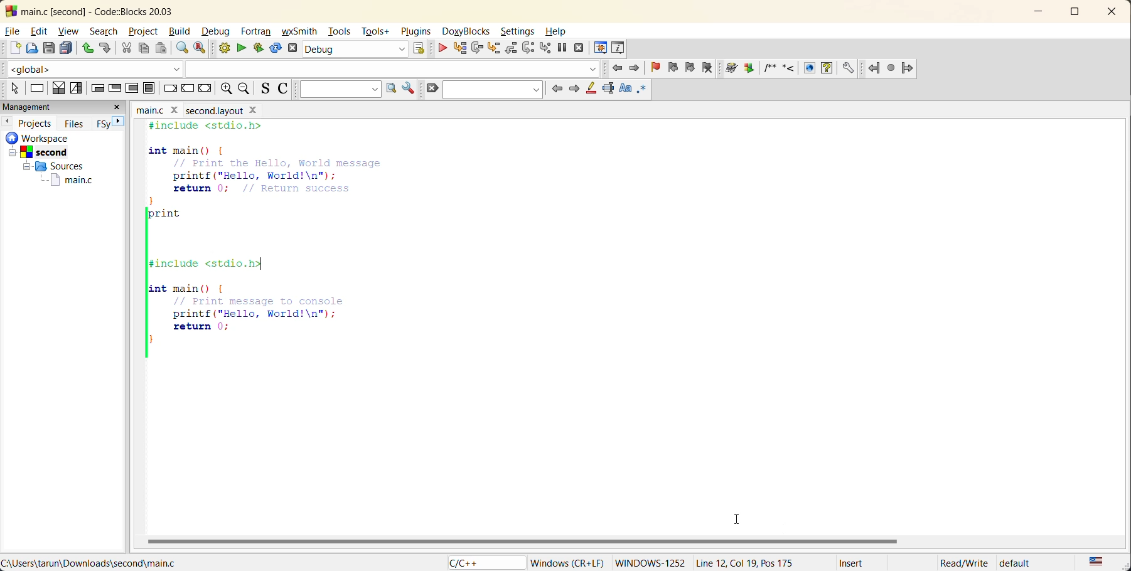  I want to click on toggle comments, so click(282, 90).